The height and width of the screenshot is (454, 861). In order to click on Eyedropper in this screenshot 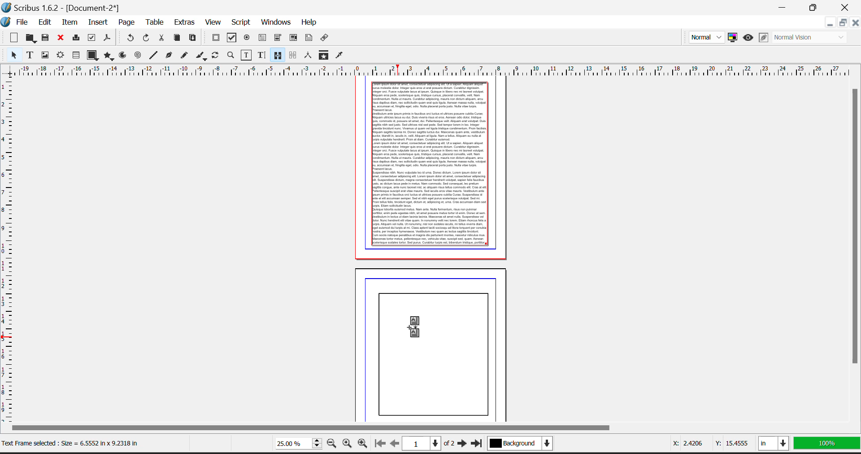, I will do `click(341, 56)`.